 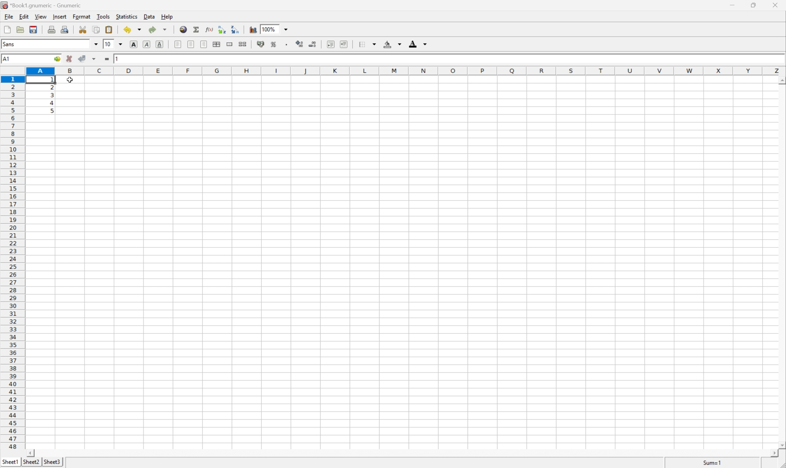 I want to click on Decrease indent, and align the contents to the left, so click(x=331, y=43).